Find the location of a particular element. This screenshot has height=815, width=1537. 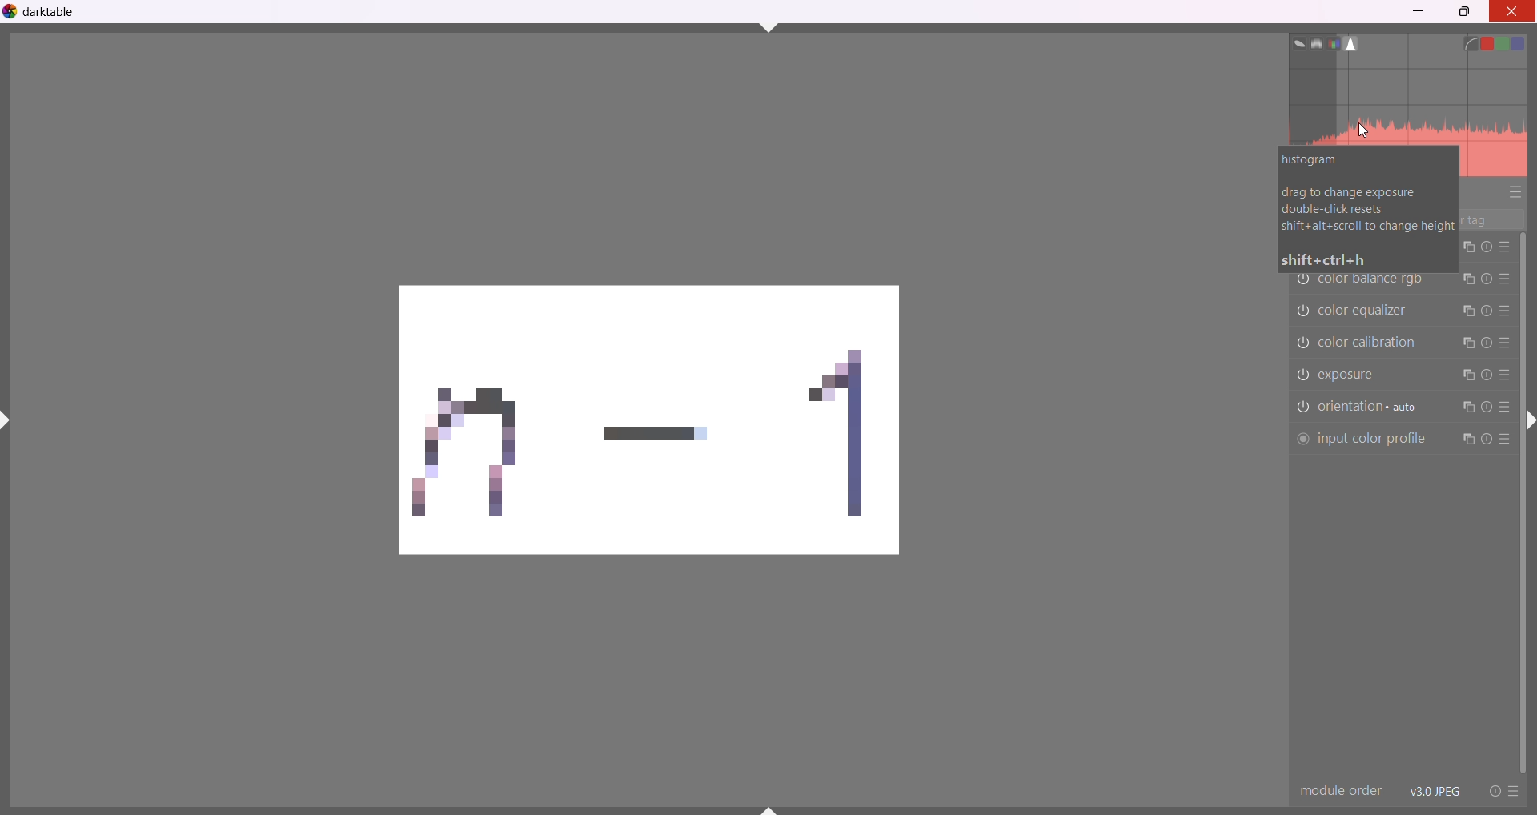

presets is located at coordinates (1507, 343).